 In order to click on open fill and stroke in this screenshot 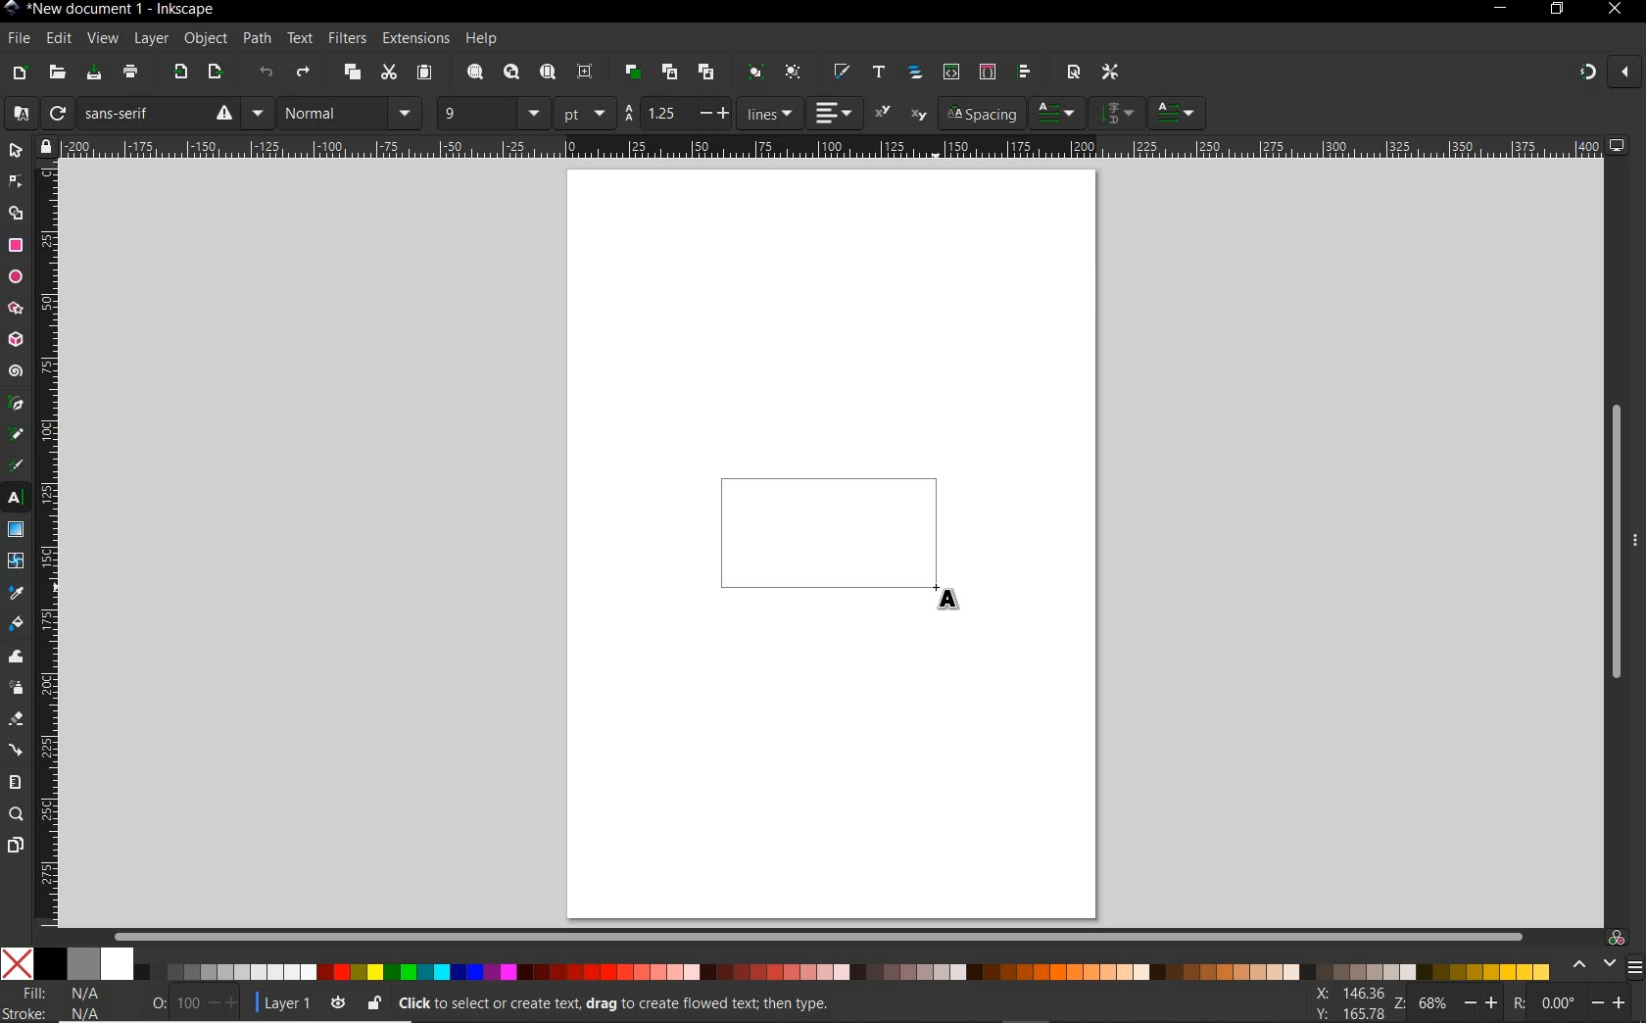, I will do `click(840, 72)`.